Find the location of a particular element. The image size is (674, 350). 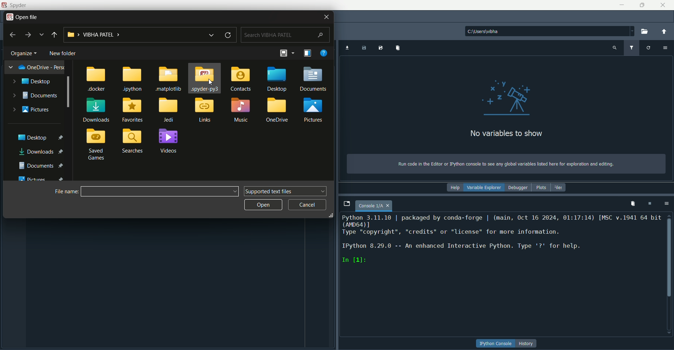

folder is located at coordinates (169, 78).